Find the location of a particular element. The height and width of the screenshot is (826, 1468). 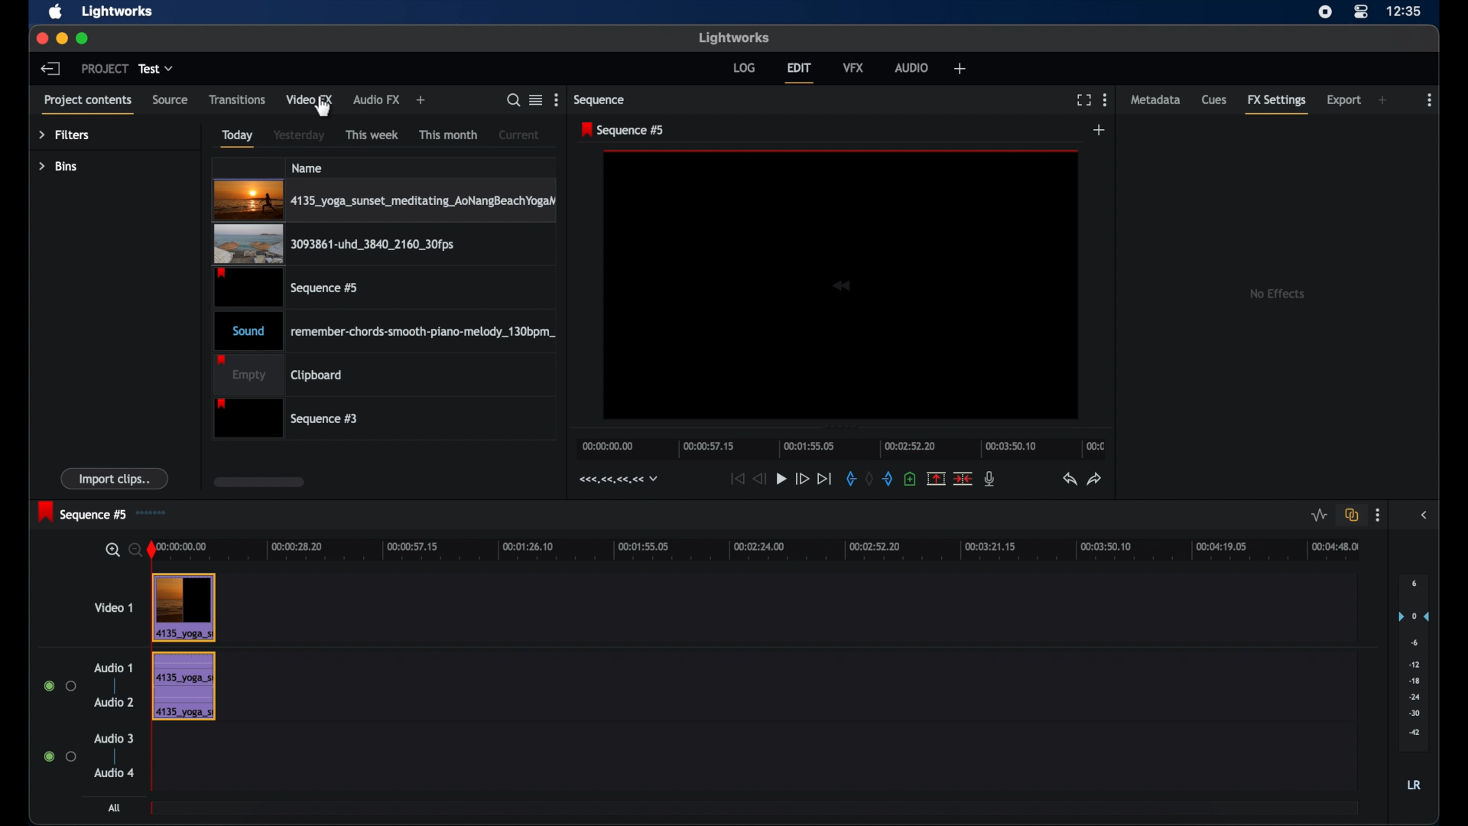

sequence 5 is located at coordinates (82, 512).